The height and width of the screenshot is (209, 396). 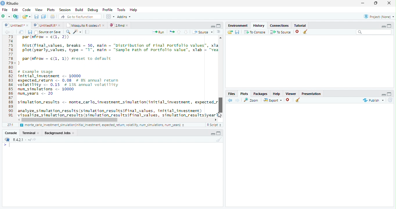 I want to click on Scroll Left, so click(x=19, y=120).